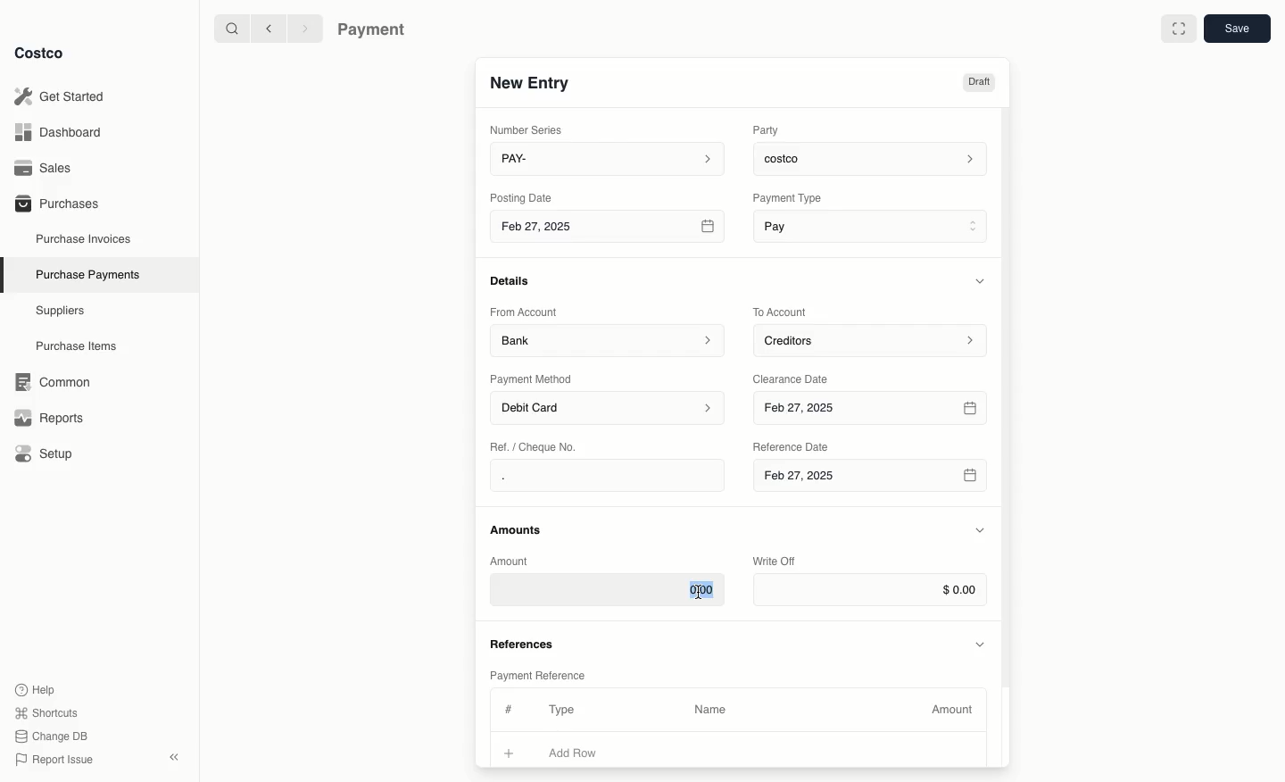 This screenshot has height=782, width=1285. What do you see at coordinates (510, 751) in the screenshot?
I see `Add` at bounding box center [510, 751].